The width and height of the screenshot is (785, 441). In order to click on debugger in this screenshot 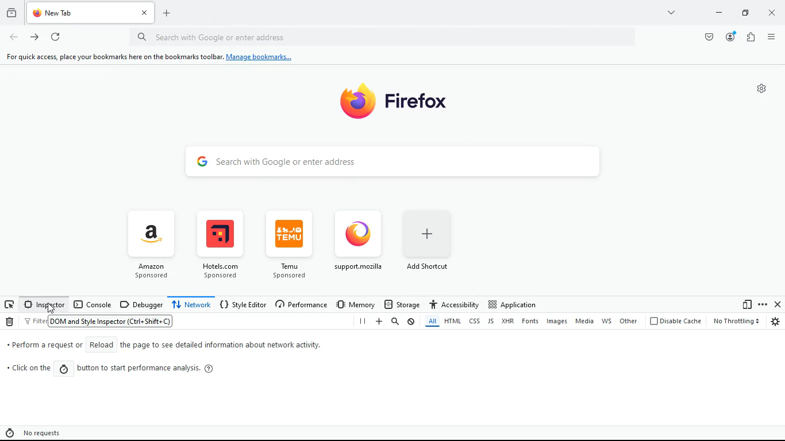, I will do `click(141, 304)`.